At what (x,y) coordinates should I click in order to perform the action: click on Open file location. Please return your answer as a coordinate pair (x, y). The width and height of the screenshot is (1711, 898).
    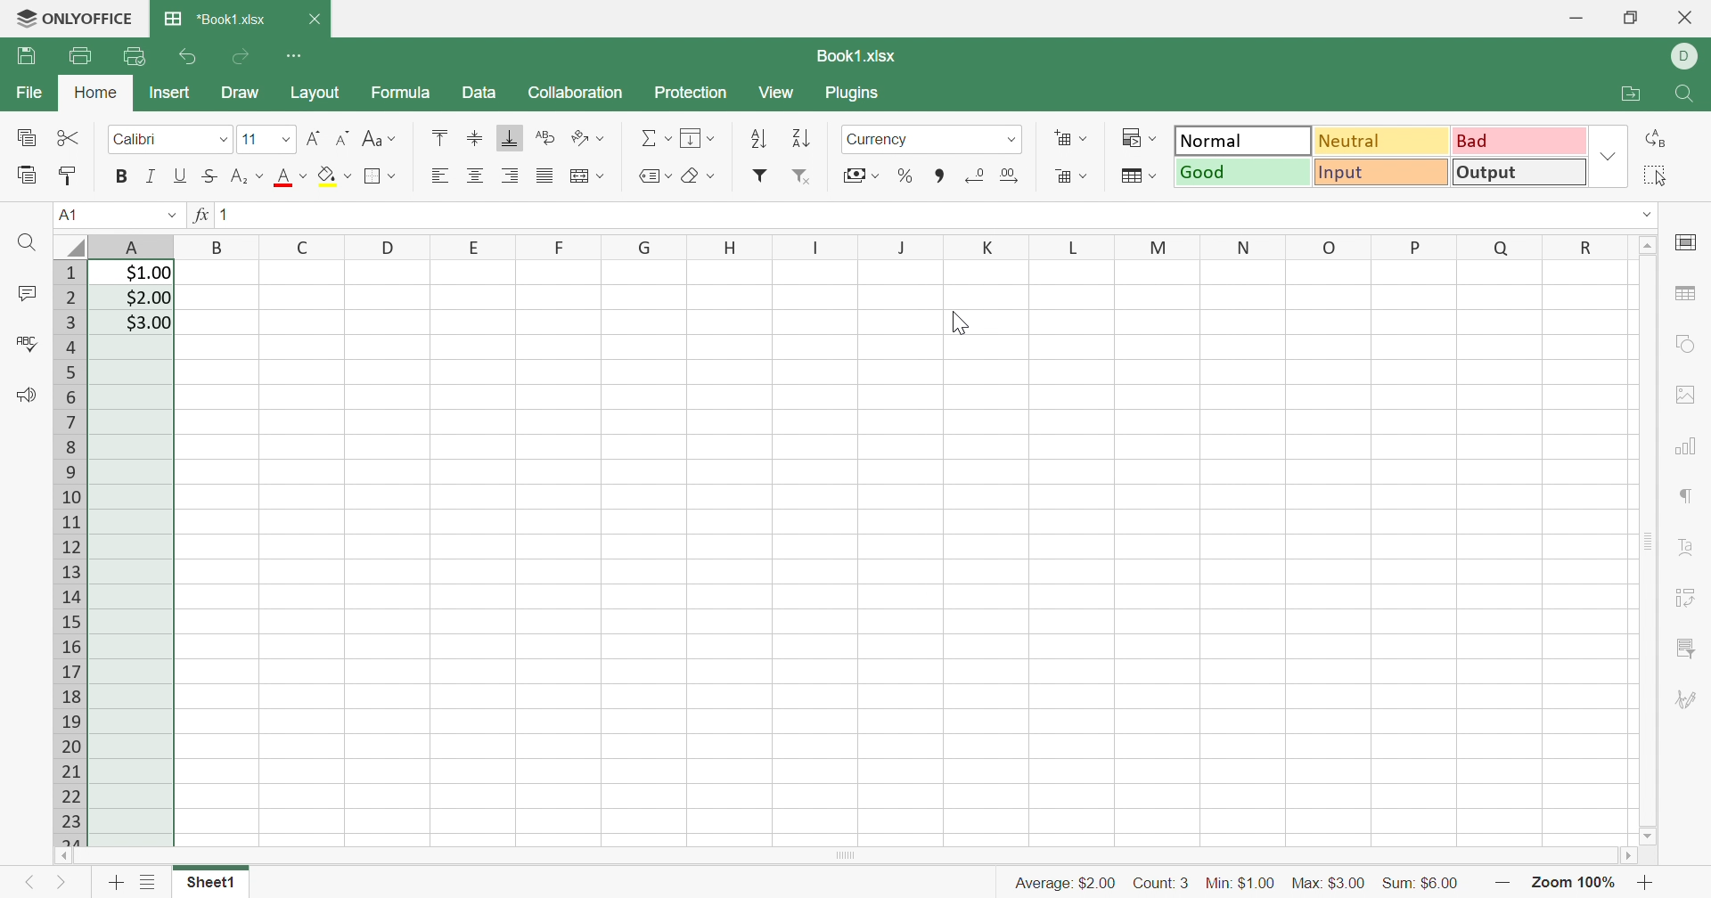
    Looking at the image, I should click on (1631, 93).